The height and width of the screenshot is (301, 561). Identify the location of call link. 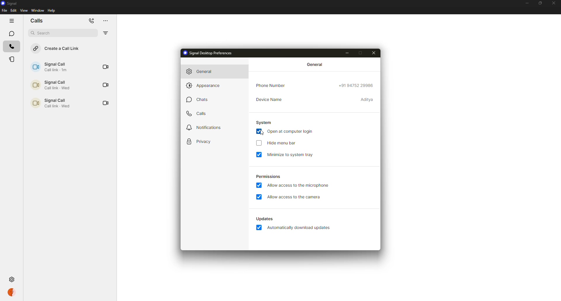
(49, 103).